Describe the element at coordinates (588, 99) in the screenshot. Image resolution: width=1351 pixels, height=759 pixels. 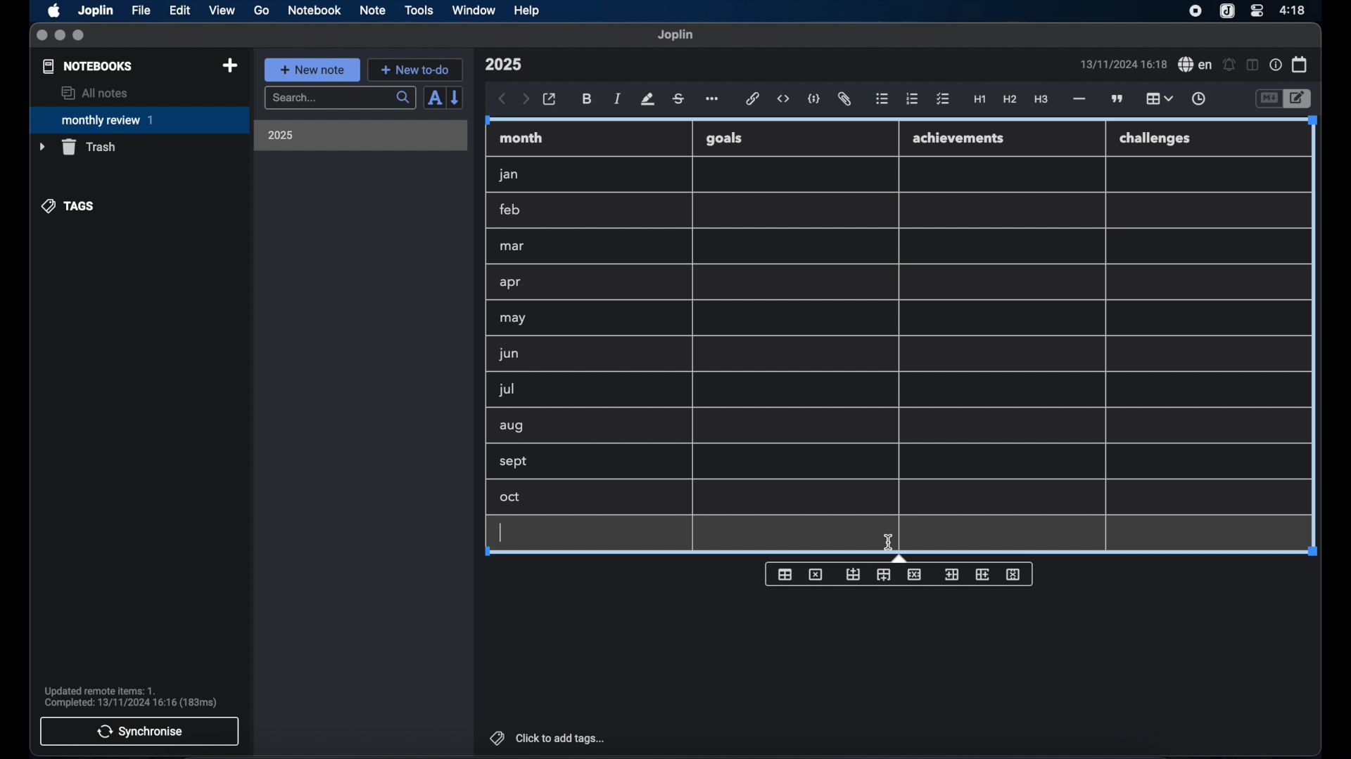
I see `bold` at that location.